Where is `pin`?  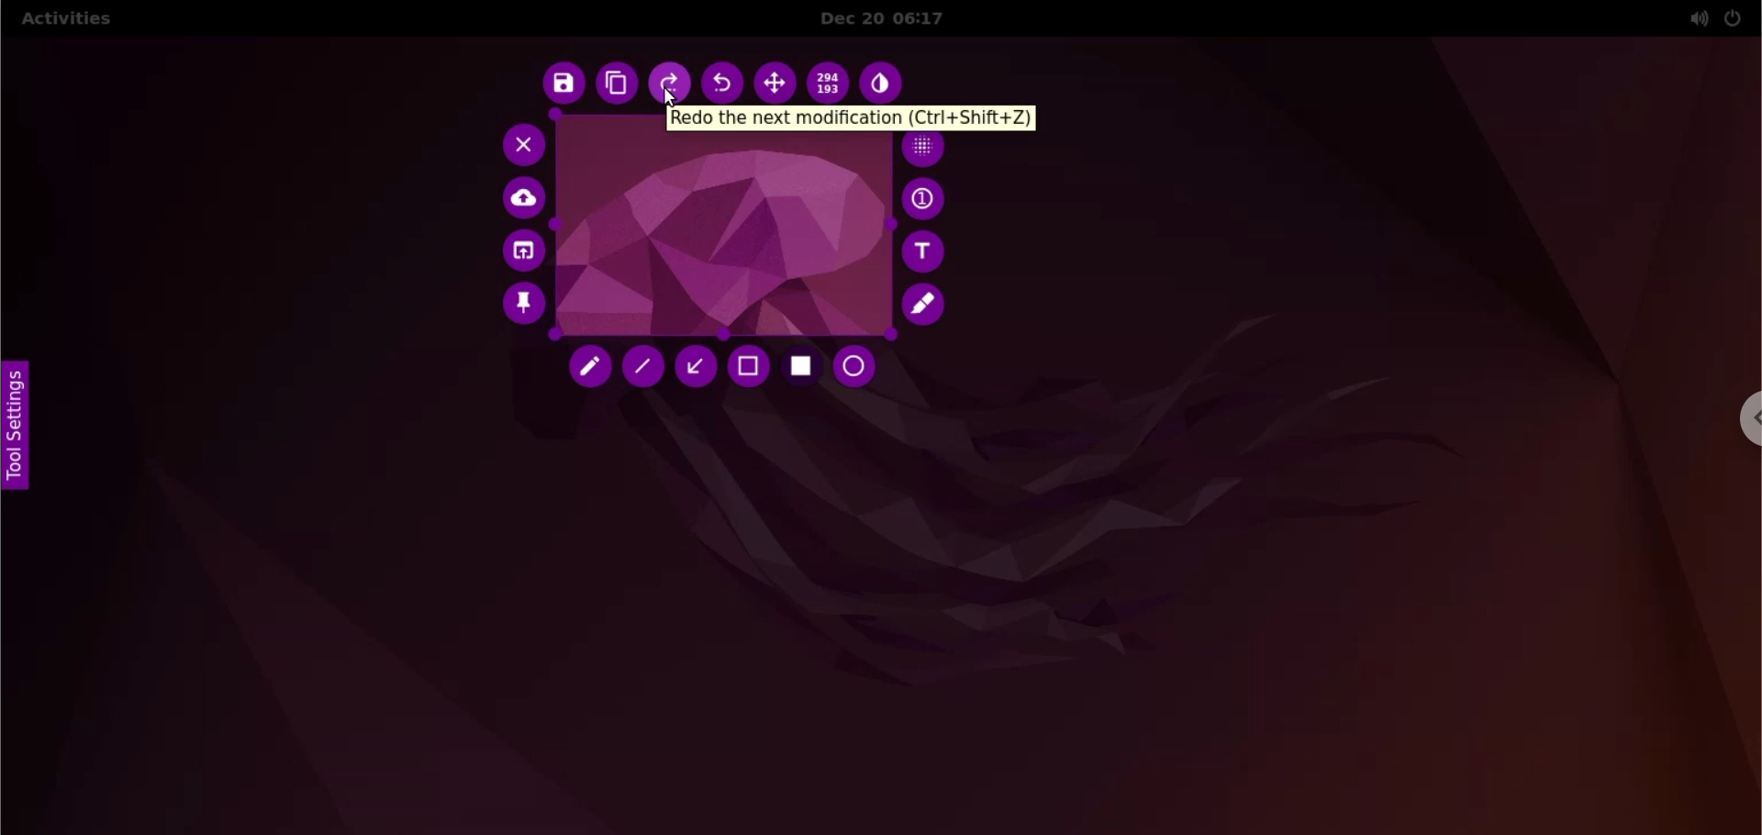
pin is located at coordinates (522, 307).